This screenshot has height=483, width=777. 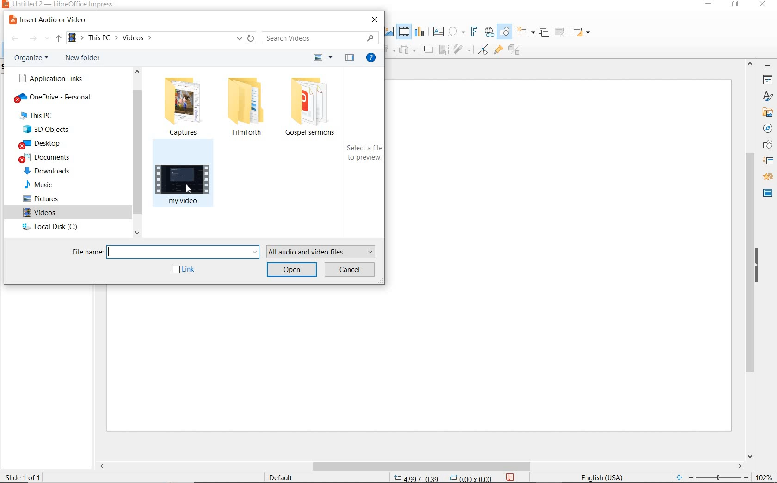 What do you see at coordinates (407, 50) in the screenshot?
I see `icon` at bounding box center [407, 50].